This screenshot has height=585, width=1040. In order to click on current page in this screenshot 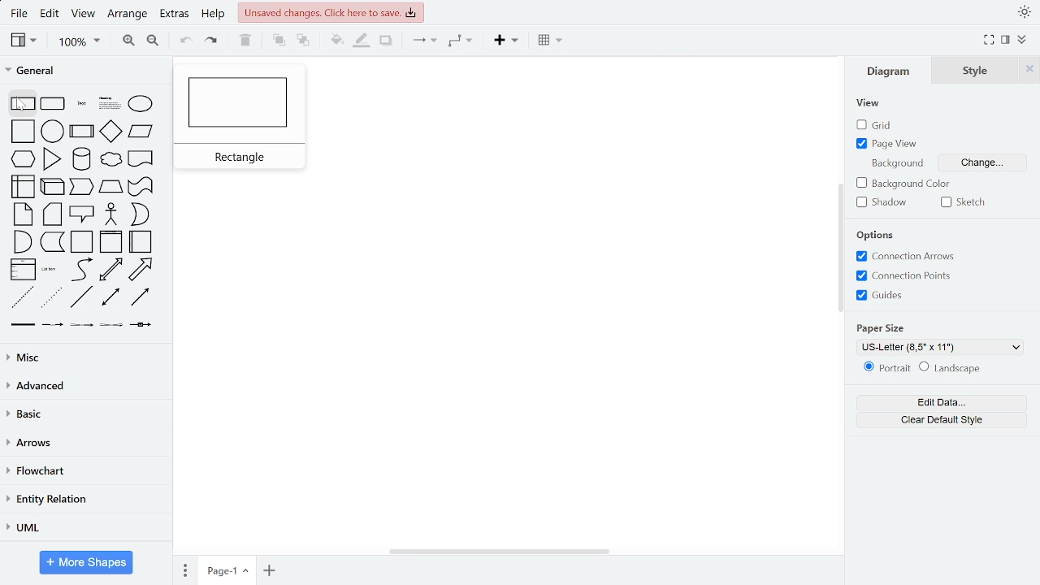, I will do `click(228, 571)`.